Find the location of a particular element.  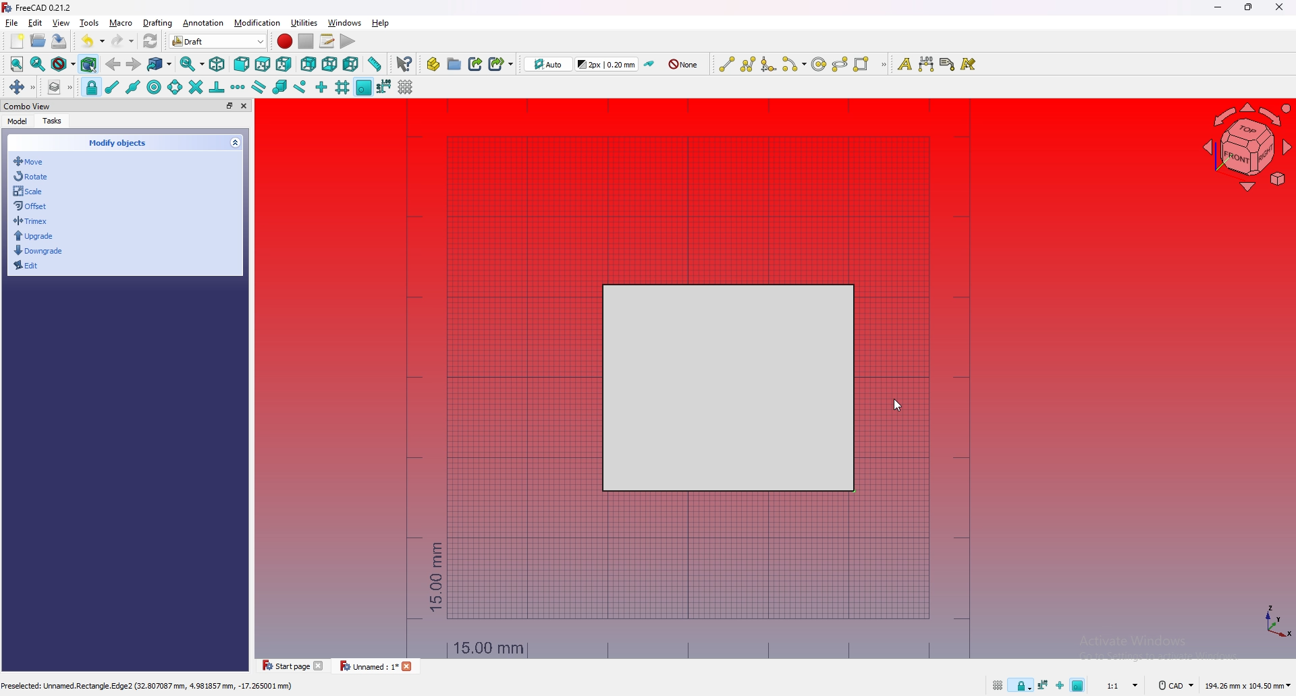

snap angle is located at coordinates (174, 87).